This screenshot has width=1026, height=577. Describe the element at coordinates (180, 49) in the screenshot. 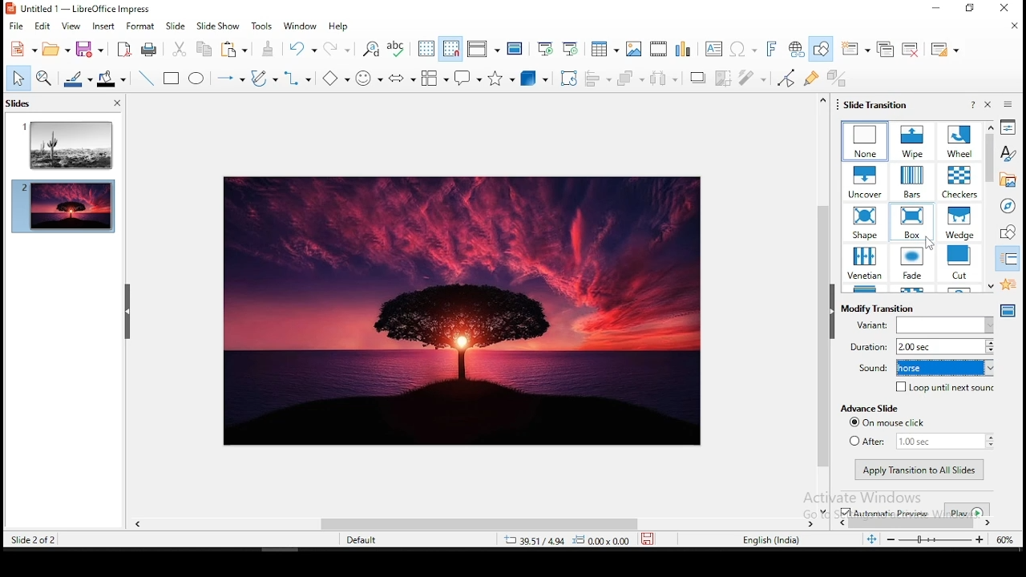

I see `cut` at that location.